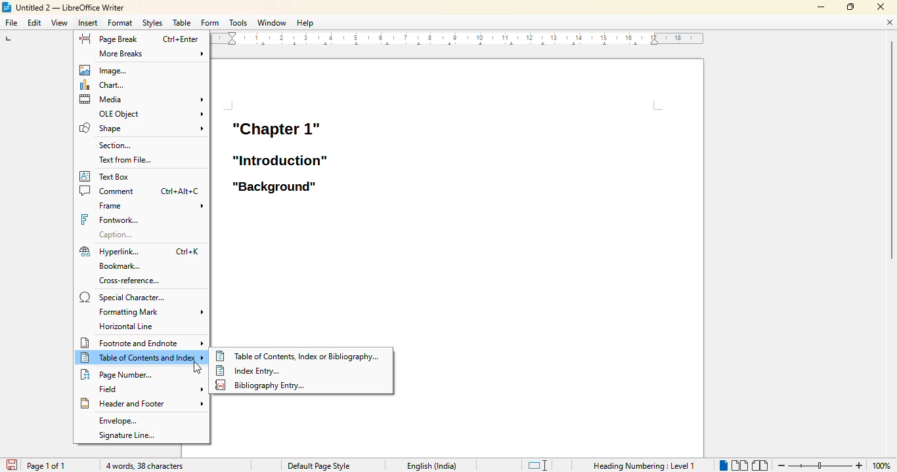 The width and height of the screenshot is (897, 472). What do you see at coordinates (720, 464) in the screenshot?
I see `view single page` at bounding box center [720, 464].